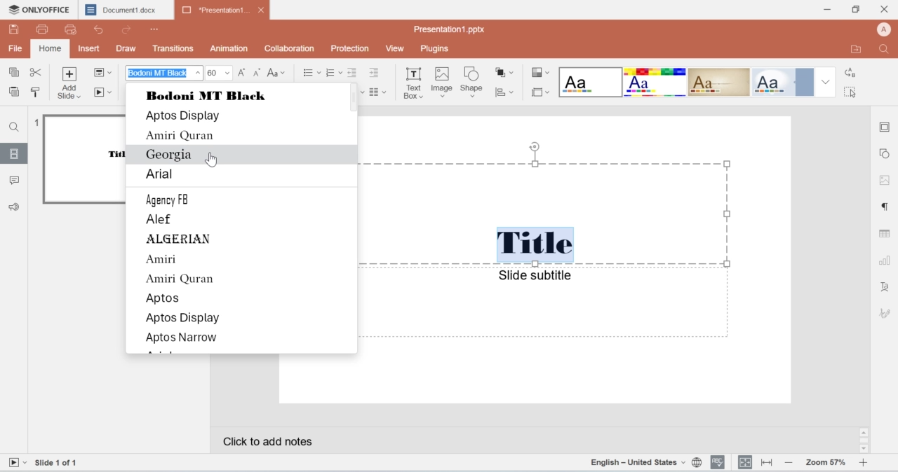  What do you see at coordinates (448, 30) in the screenshot?
I see `name of the presentation` at bounding box center [448, 30].